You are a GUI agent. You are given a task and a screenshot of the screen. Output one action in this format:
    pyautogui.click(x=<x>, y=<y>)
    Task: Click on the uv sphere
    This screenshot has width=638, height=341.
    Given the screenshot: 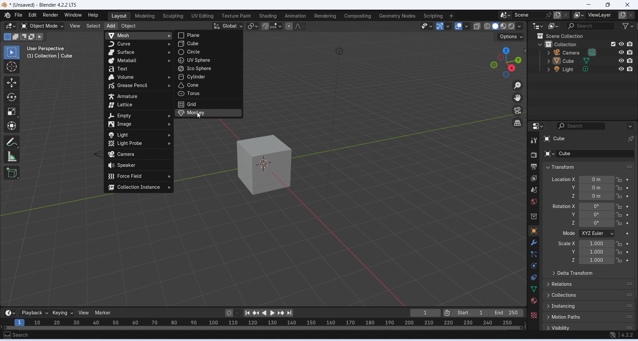 What is the action you would take?
    pyautogui.click(x=208, y=60)
    